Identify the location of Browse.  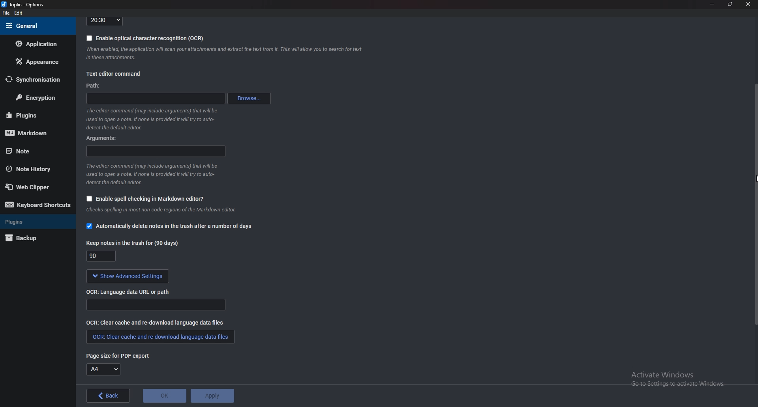
(250, 98).